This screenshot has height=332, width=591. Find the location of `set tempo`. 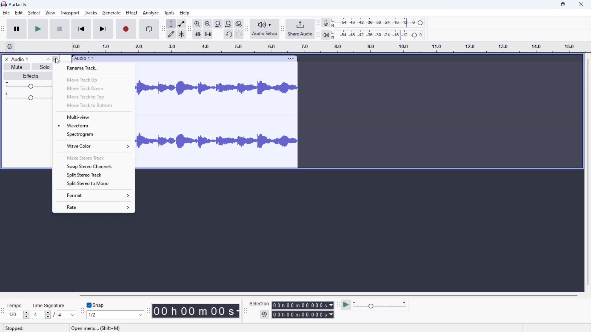

set tempo is located at coordinates (18, 315).